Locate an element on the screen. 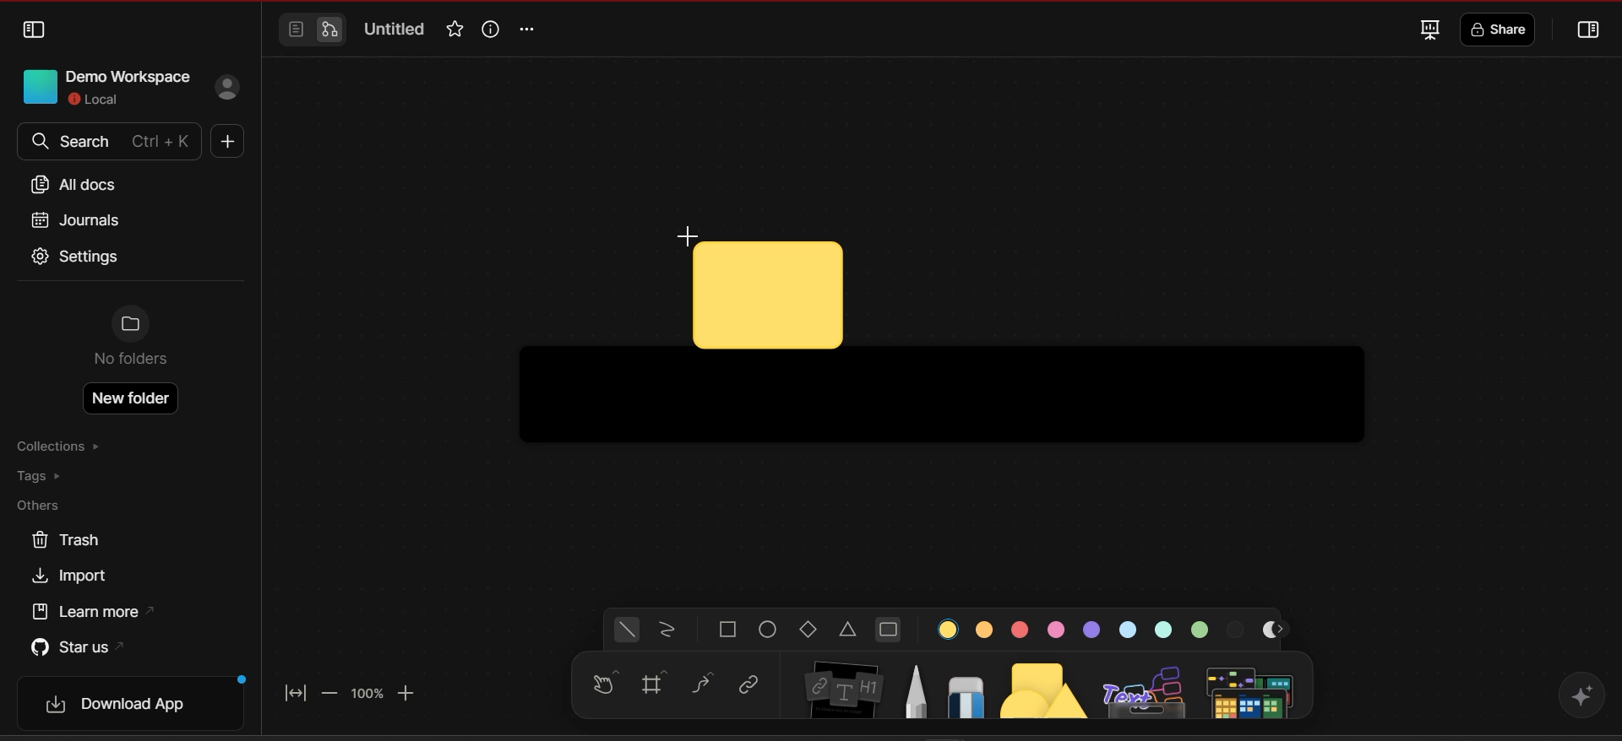 Image resolution: width=1622 pixels, height=741 pixels. New folder is located at coordinates (133, 398).